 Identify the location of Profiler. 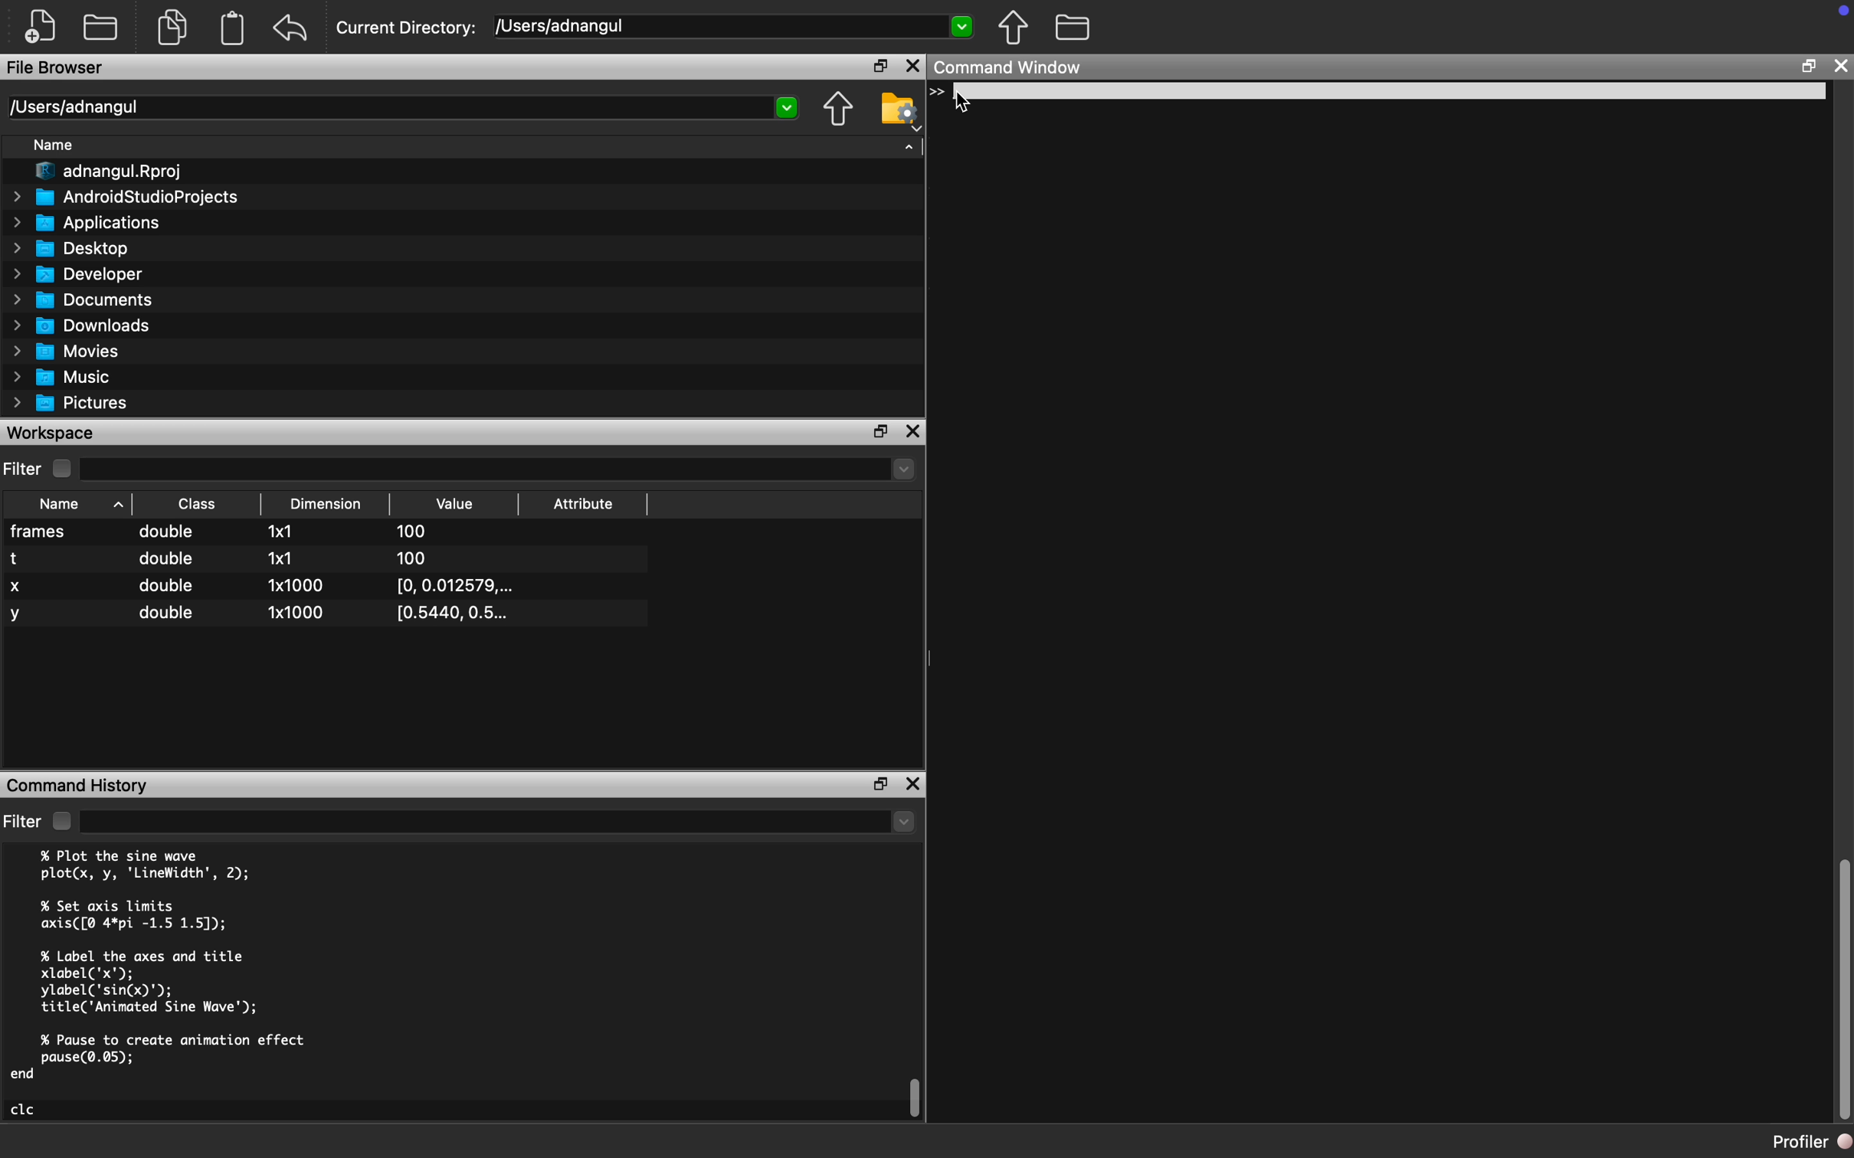
(1813, 1142).